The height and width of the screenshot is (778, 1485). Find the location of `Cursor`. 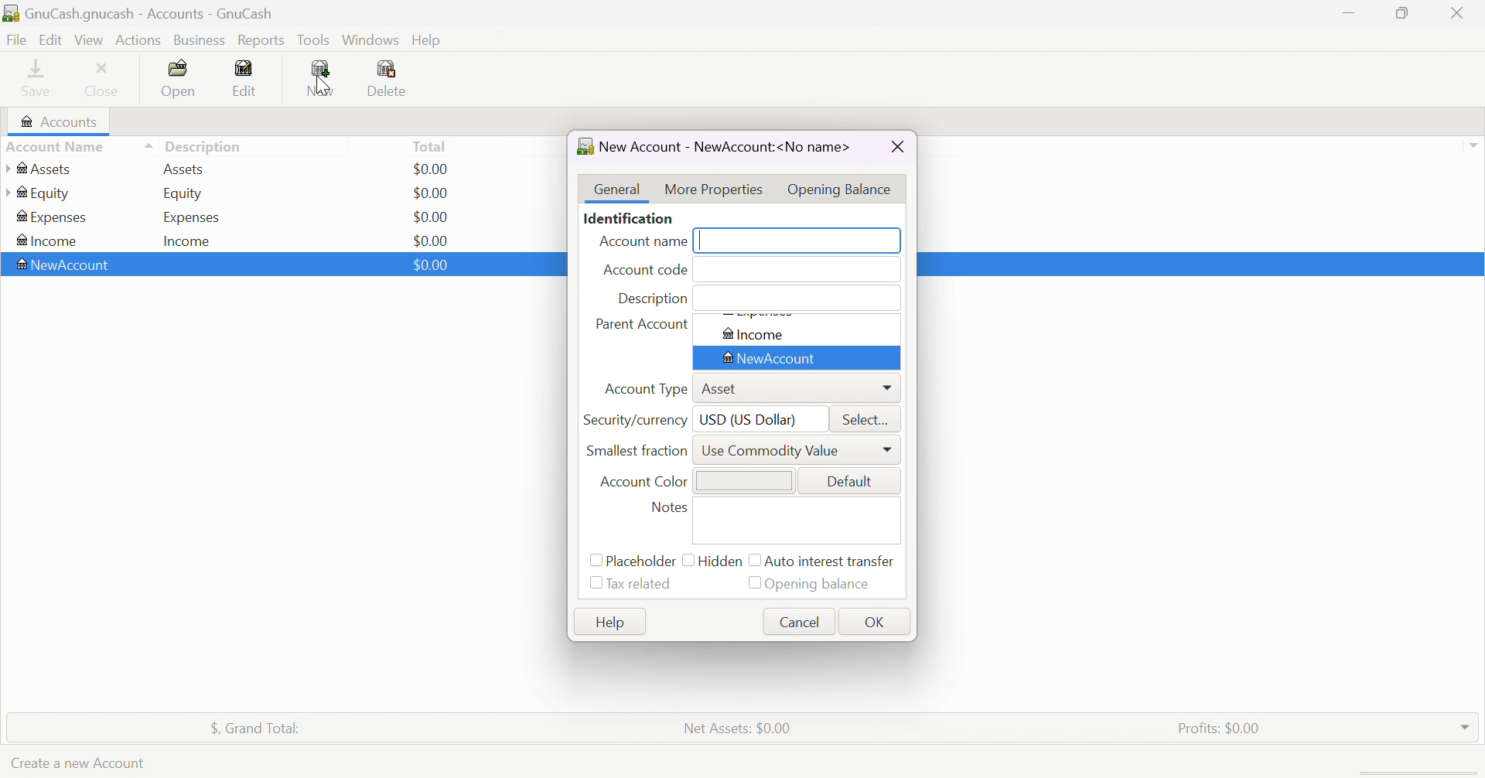

Cursor is located at coordinates (323, 84).